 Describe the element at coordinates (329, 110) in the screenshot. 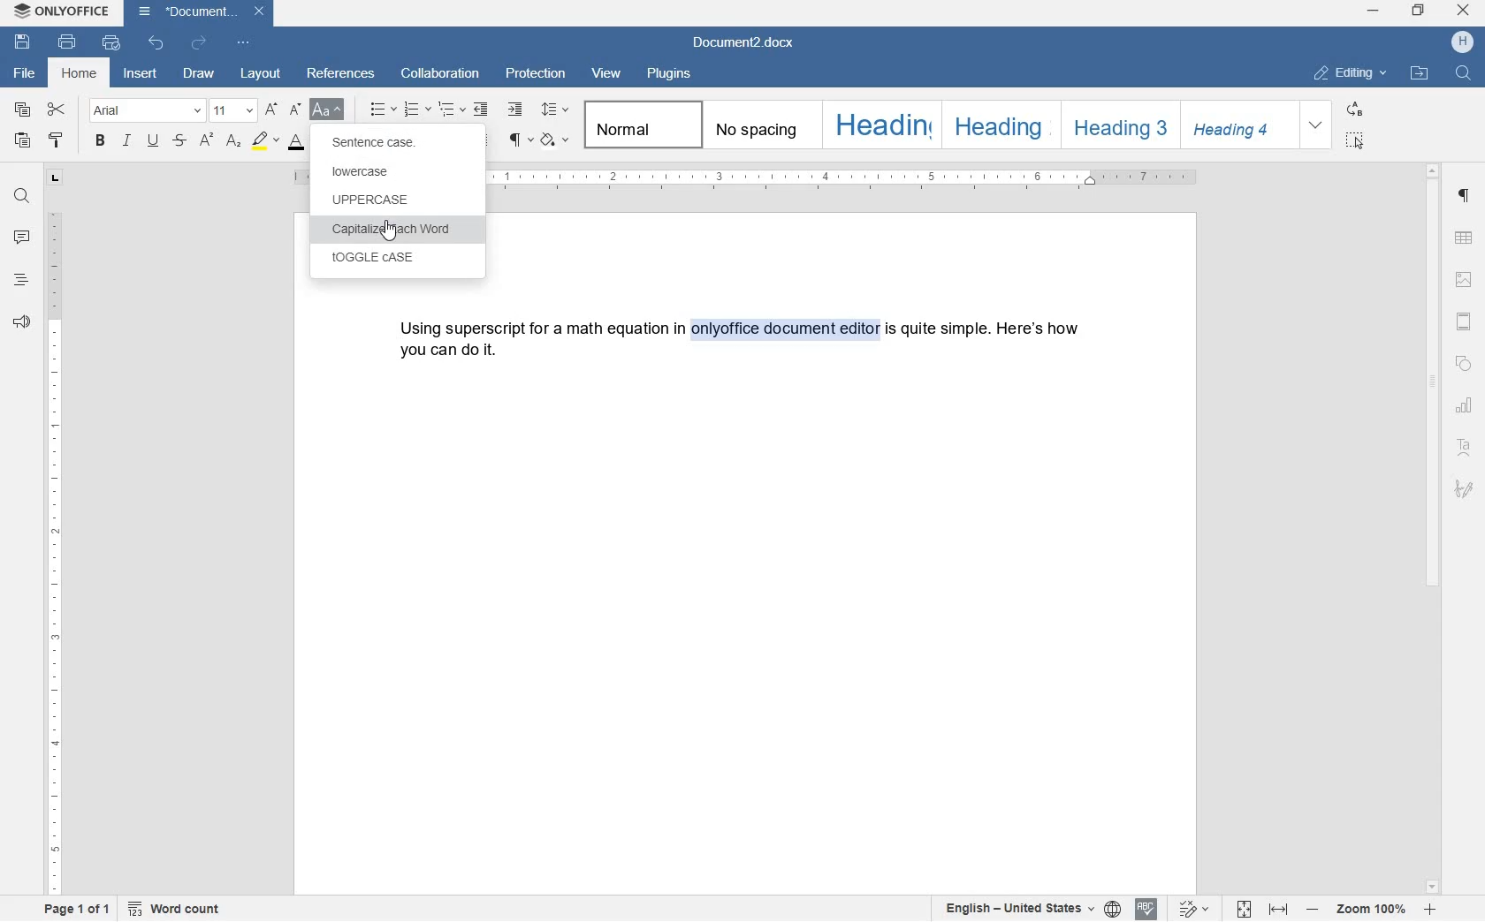

I see `change case` at that location.